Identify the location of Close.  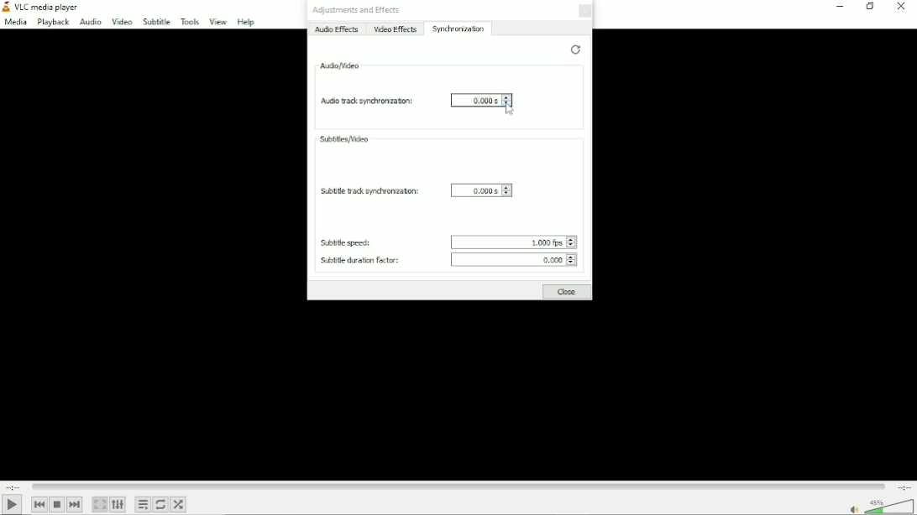
(902, 10).